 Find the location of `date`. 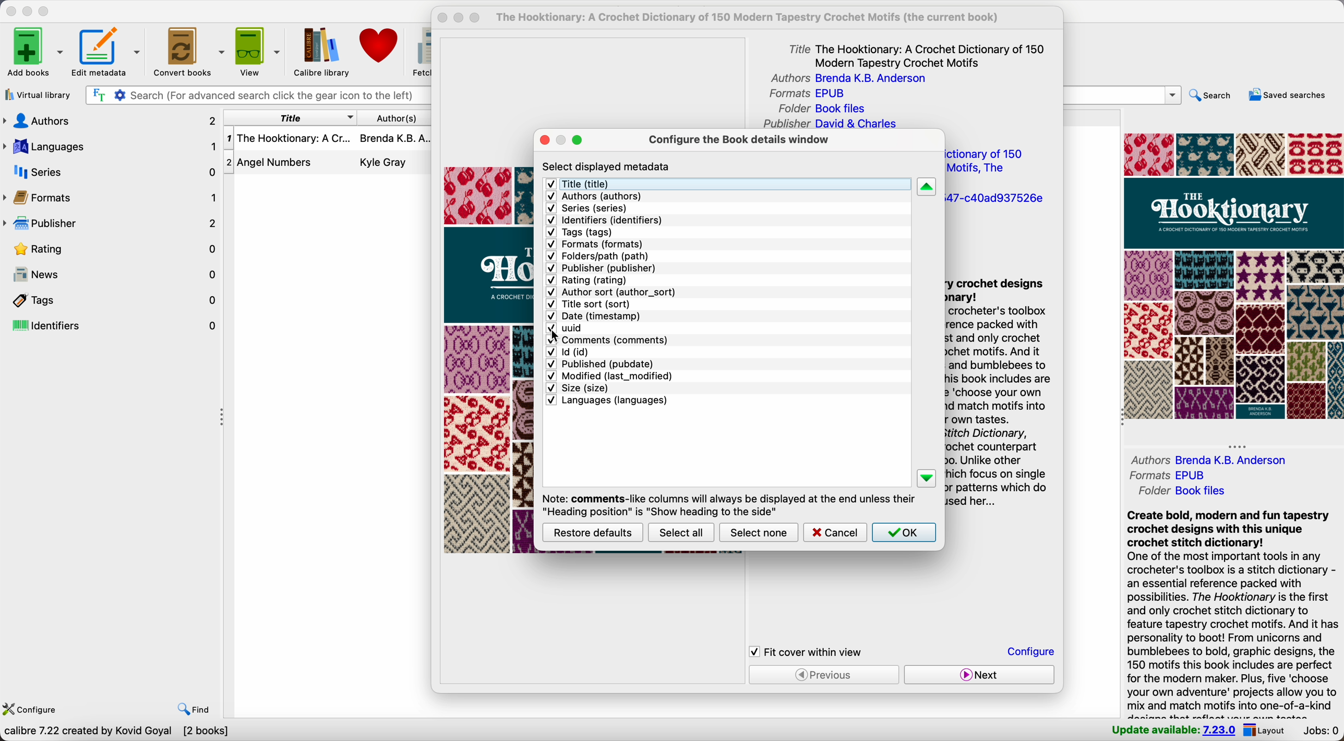

date is located at coordinates (597, 317).